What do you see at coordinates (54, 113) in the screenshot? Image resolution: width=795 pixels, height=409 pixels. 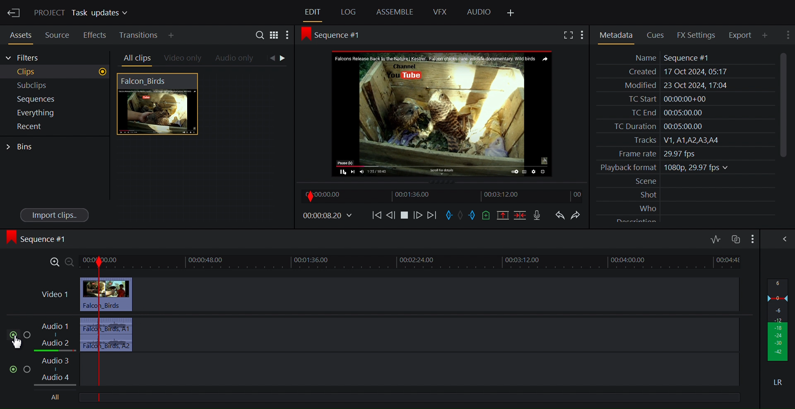 I see `Show everything in the current project` at bounding box center [54, 113].